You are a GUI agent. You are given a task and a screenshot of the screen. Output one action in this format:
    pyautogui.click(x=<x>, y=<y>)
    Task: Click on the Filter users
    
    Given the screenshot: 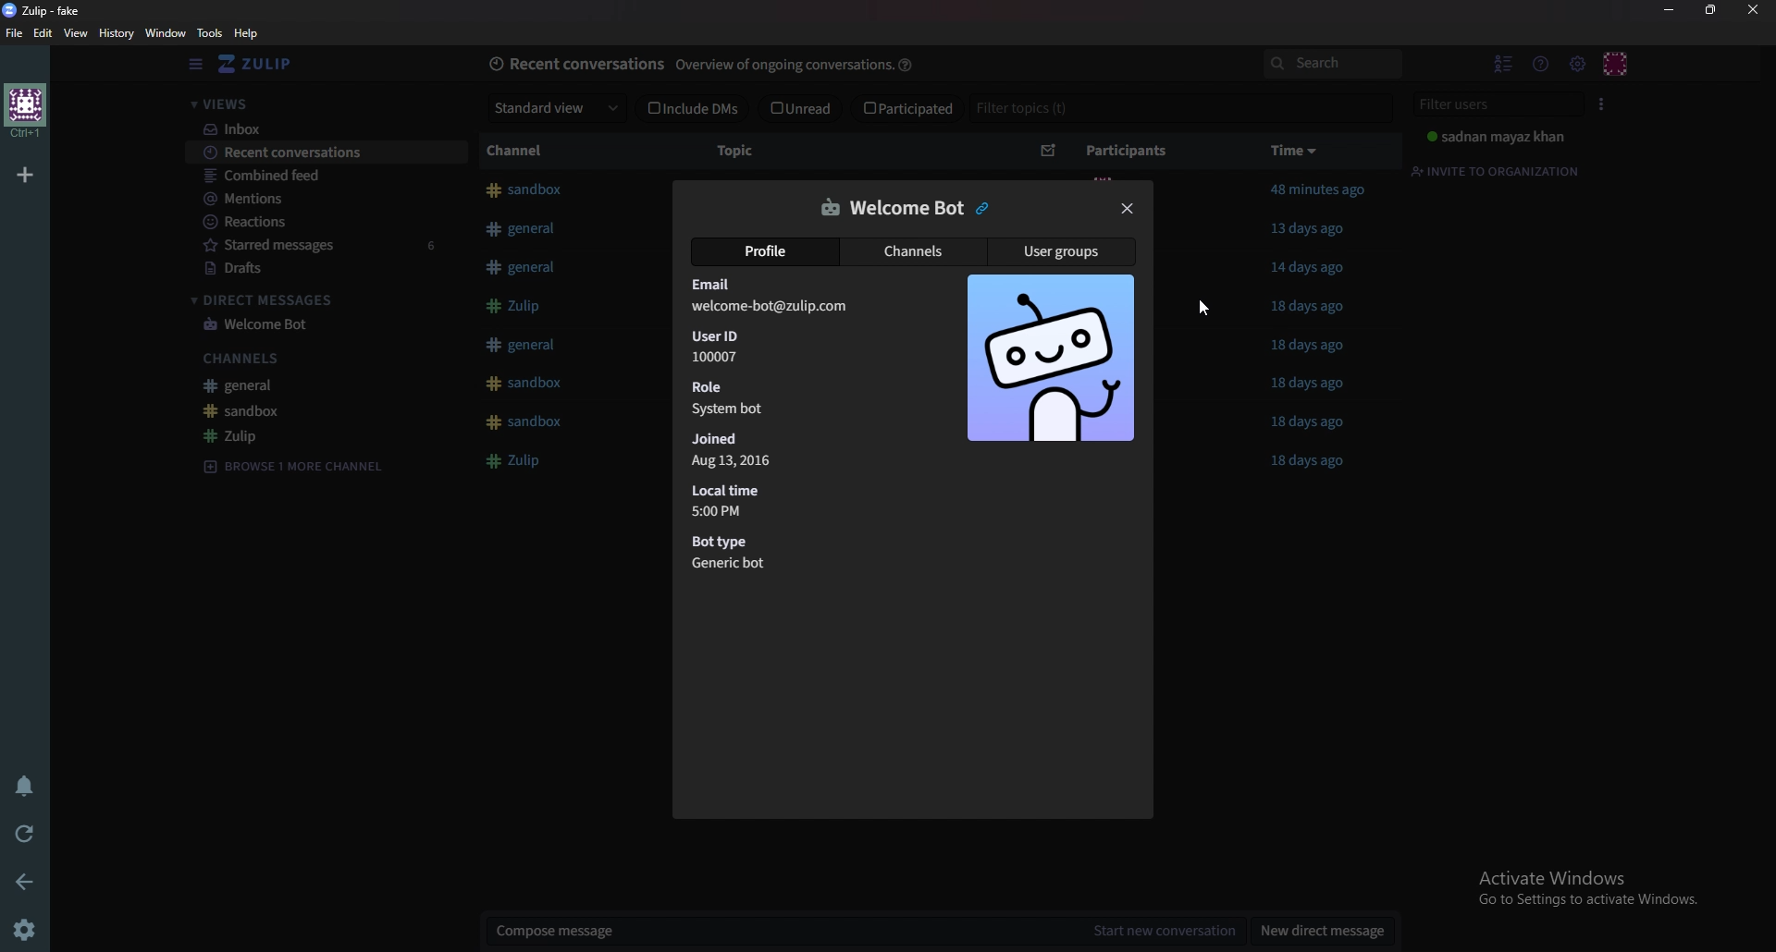 What is the action you would take?
    pyautogui.click(x=1498, y=105)
    